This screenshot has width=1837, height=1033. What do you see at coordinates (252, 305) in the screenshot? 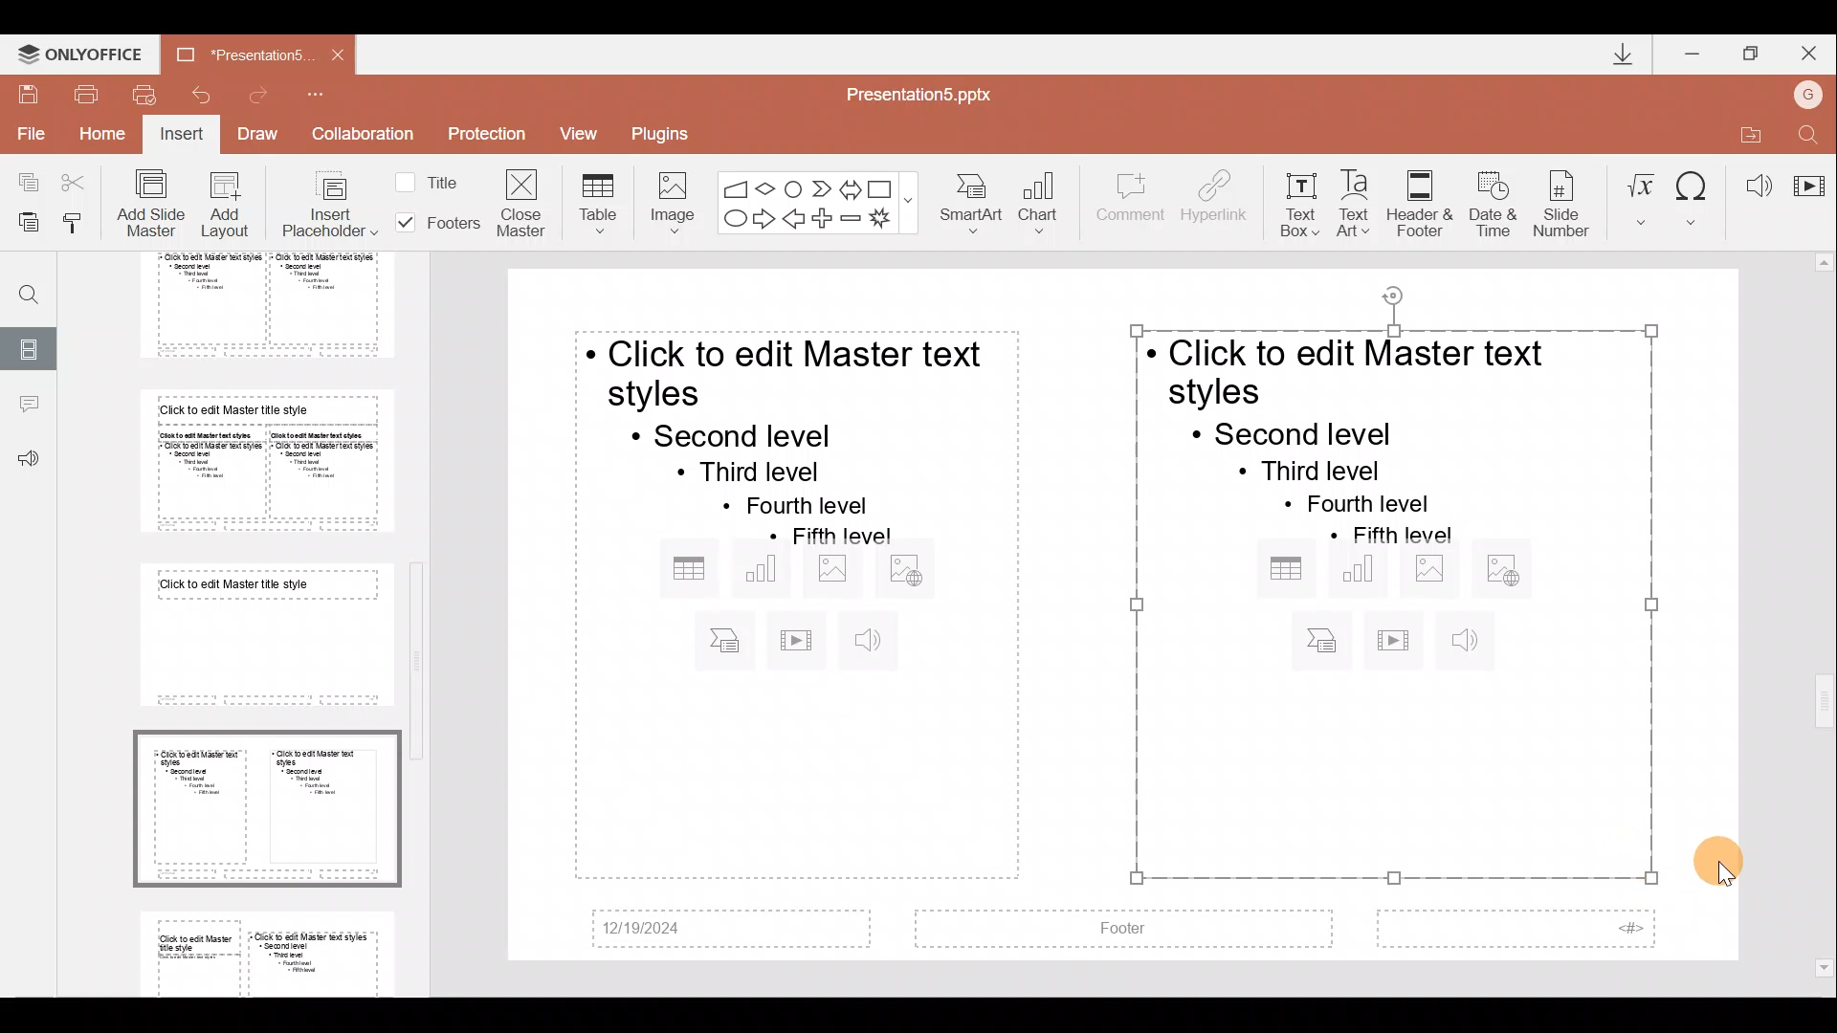
I see `Slide 5` at bounding box center [252, 305].